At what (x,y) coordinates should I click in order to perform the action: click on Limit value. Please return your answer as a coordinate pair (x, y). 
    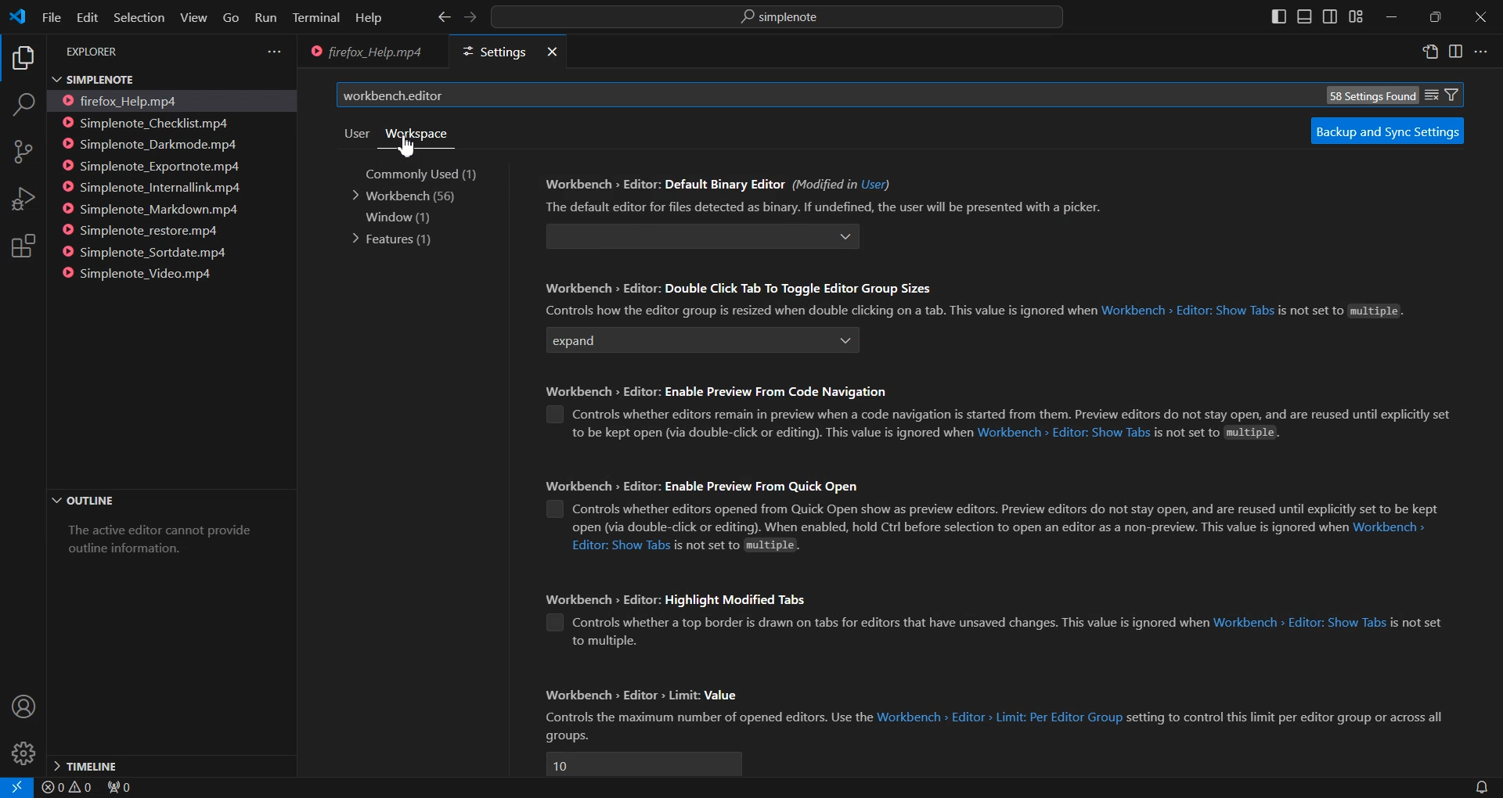
    Looking at the image, I should click on (643, 764).